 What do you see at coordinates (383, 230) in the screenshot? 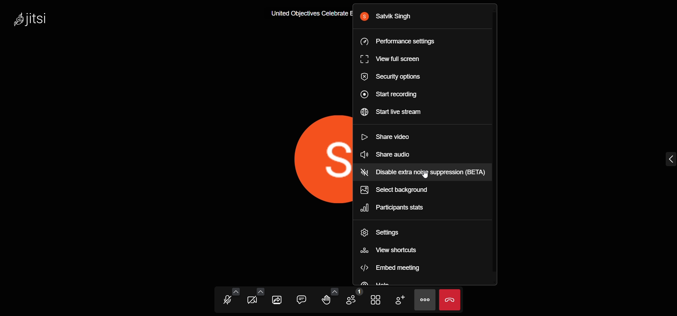
I see `setting` at bounding box center [383, 230].